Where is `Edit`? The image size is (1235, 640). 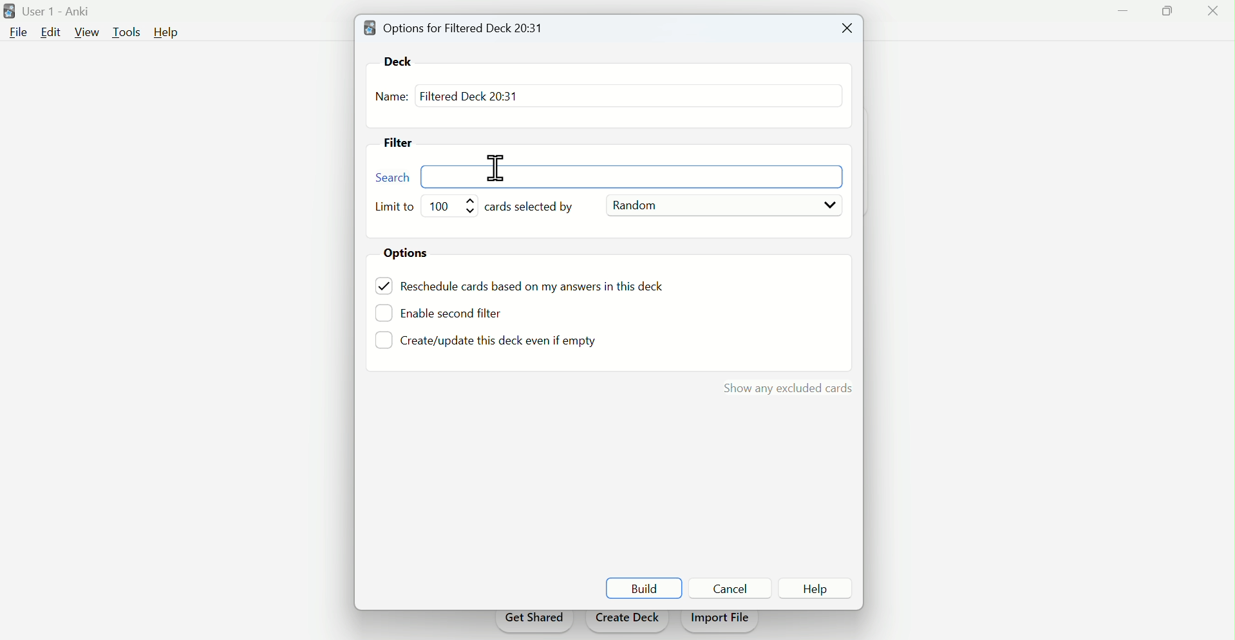
Edit is located at coordinates (50, 32).